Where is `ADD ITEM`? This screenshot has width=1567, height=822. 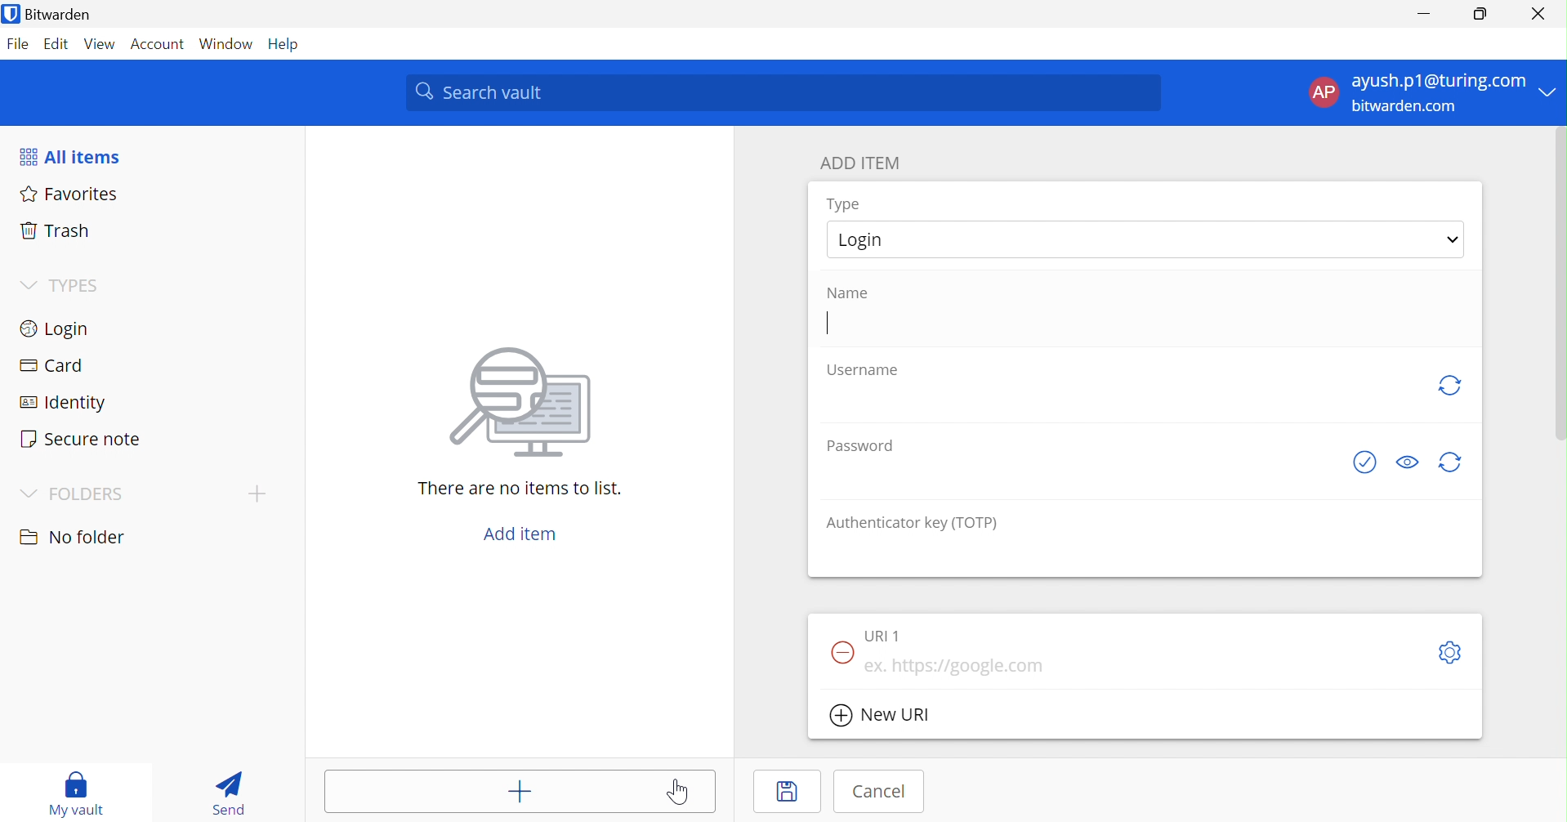
ADD ITEM is located at coordinates (859, 163).